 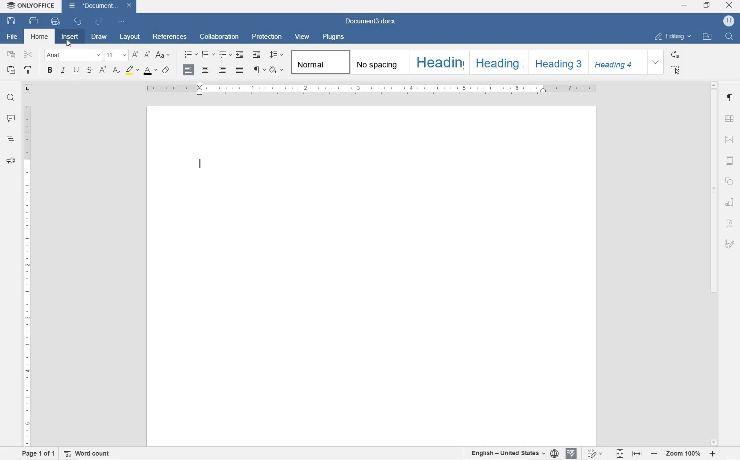 What do you see at coordinates (10, 37) in the screenshot?
I see `FILE` at bounding box center [10, 37].